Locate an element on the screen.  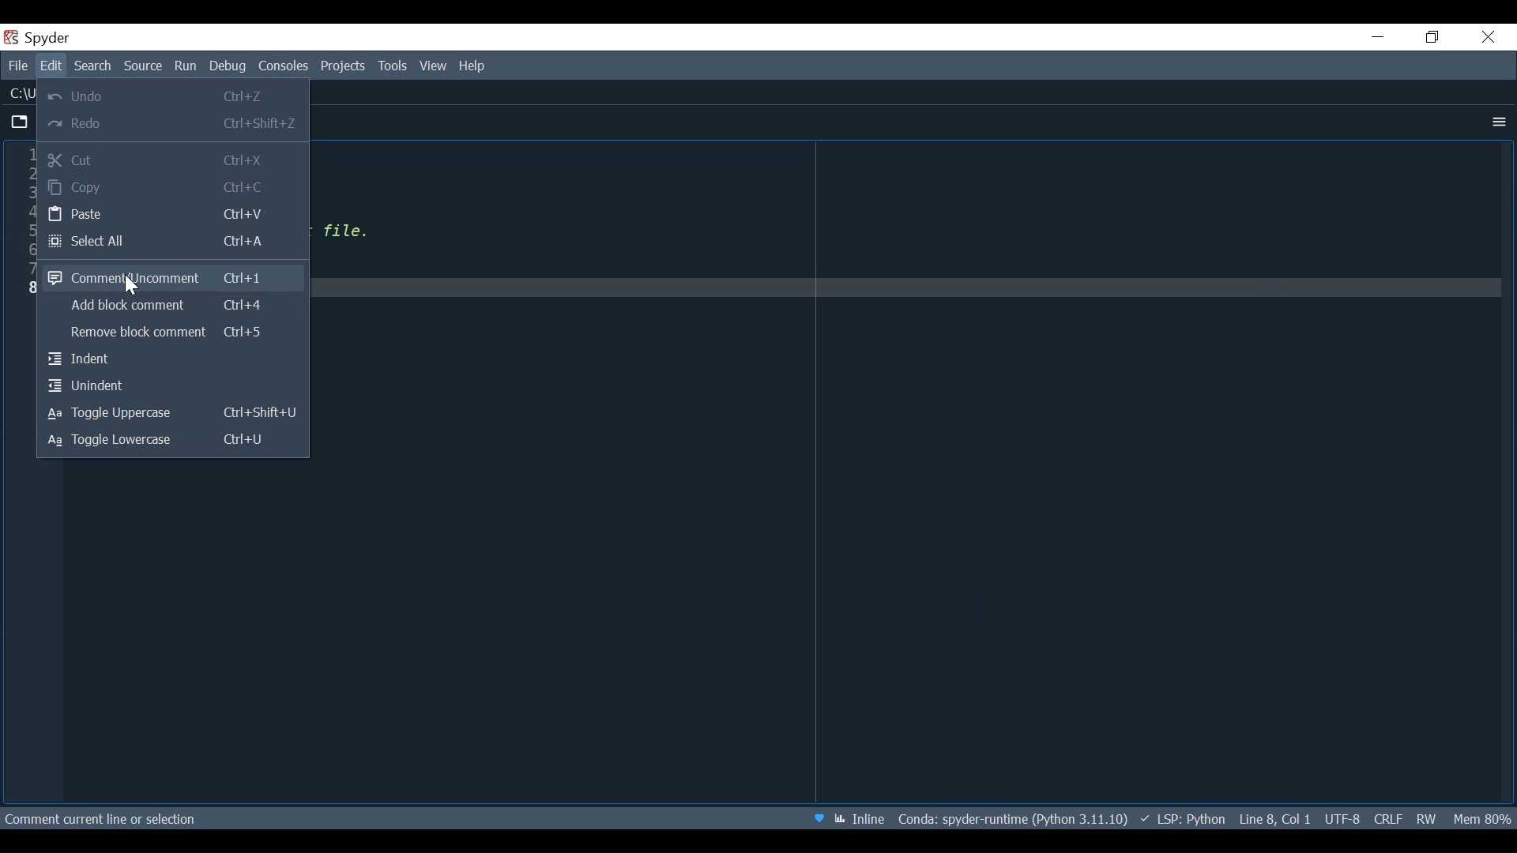
File Encoding is located at coordinates (1343, 818).